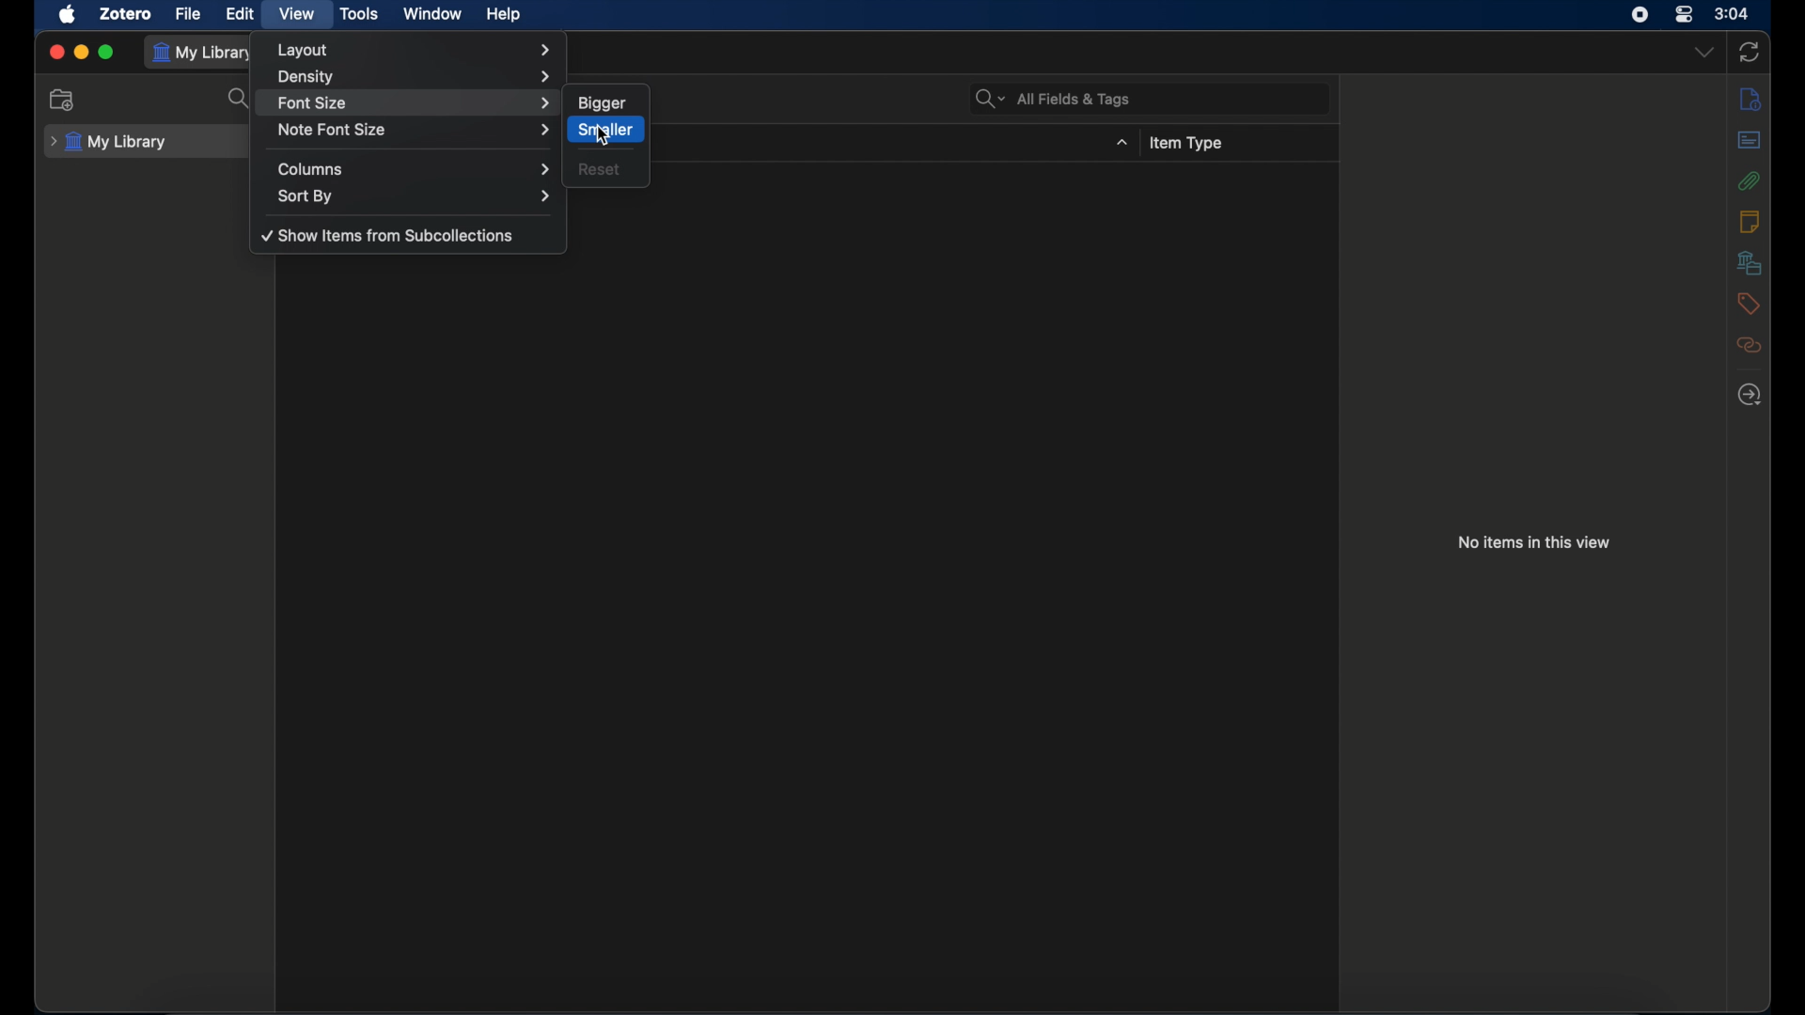  What do you see at coordinates (1749, 180) in the screenshot?
I see `attachments` at bounding box center [1749, 180].